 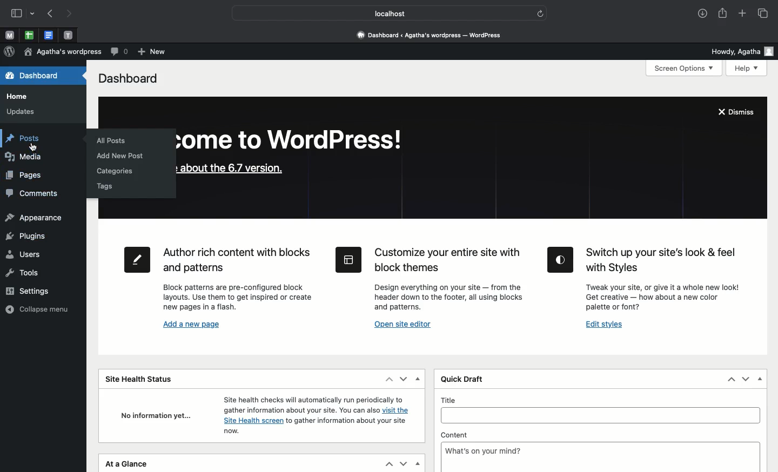 What do you see at coordinates (251, 421) in the screenshot?
I see `Site health screen` at bounding box center [251, 421].